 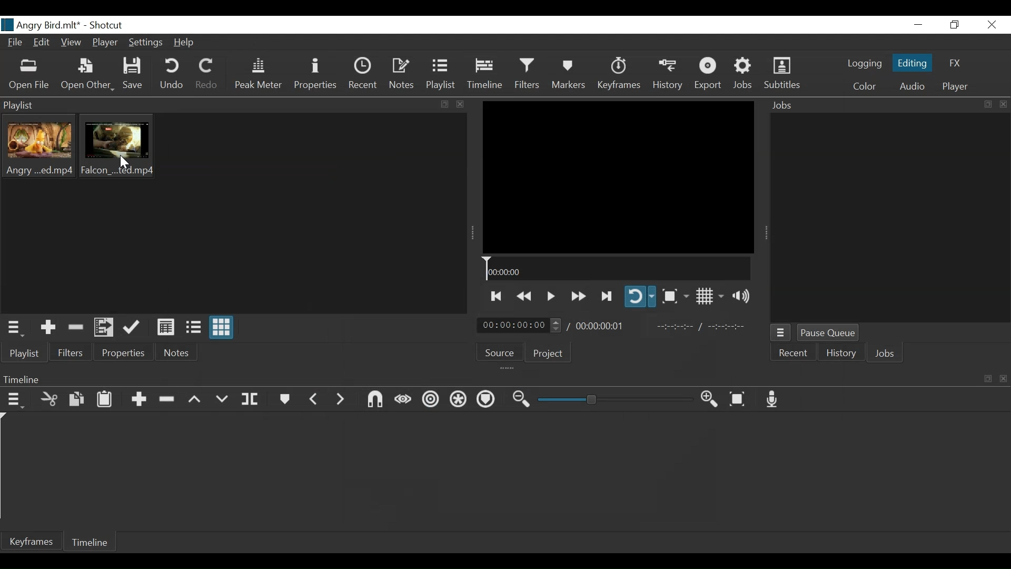 I want to click on Jobs Menu, so click(x=779, y=333).